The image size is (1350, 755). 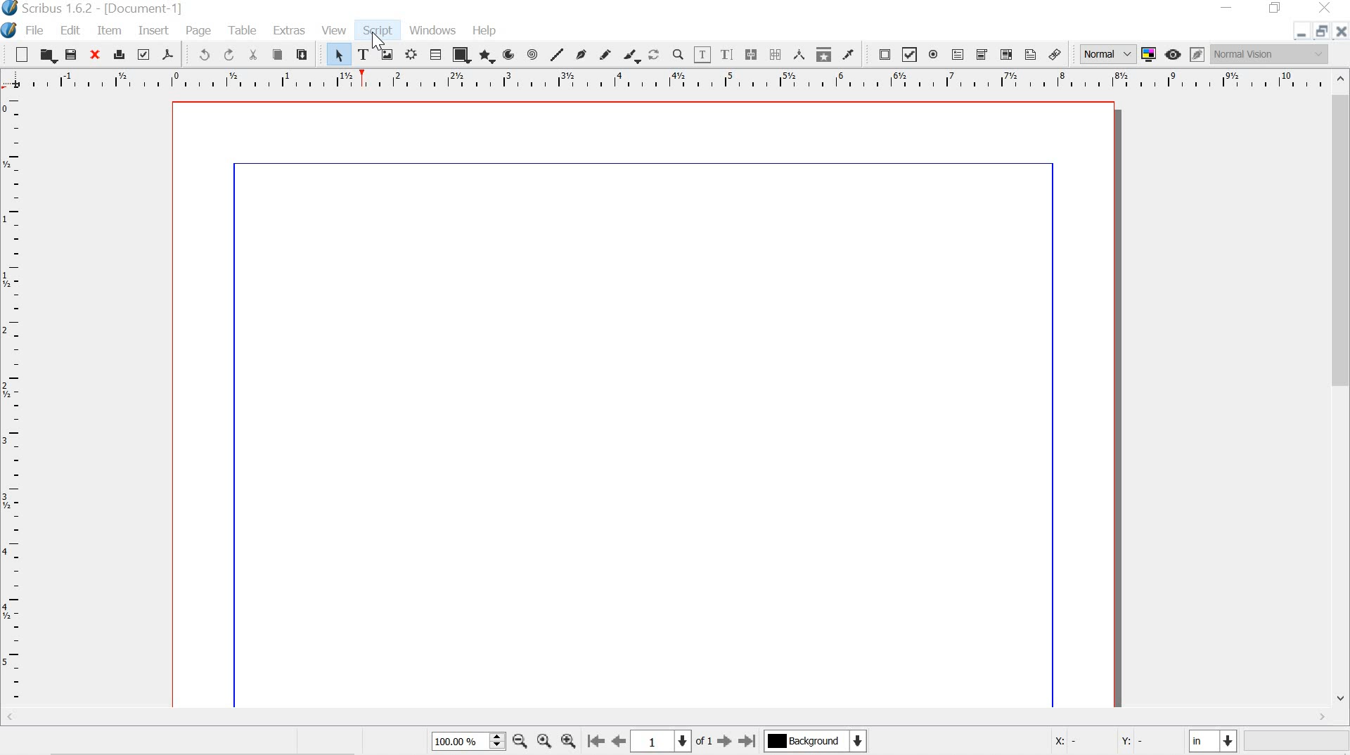 I want to click on copy item properties, so click(x=824, y=56).